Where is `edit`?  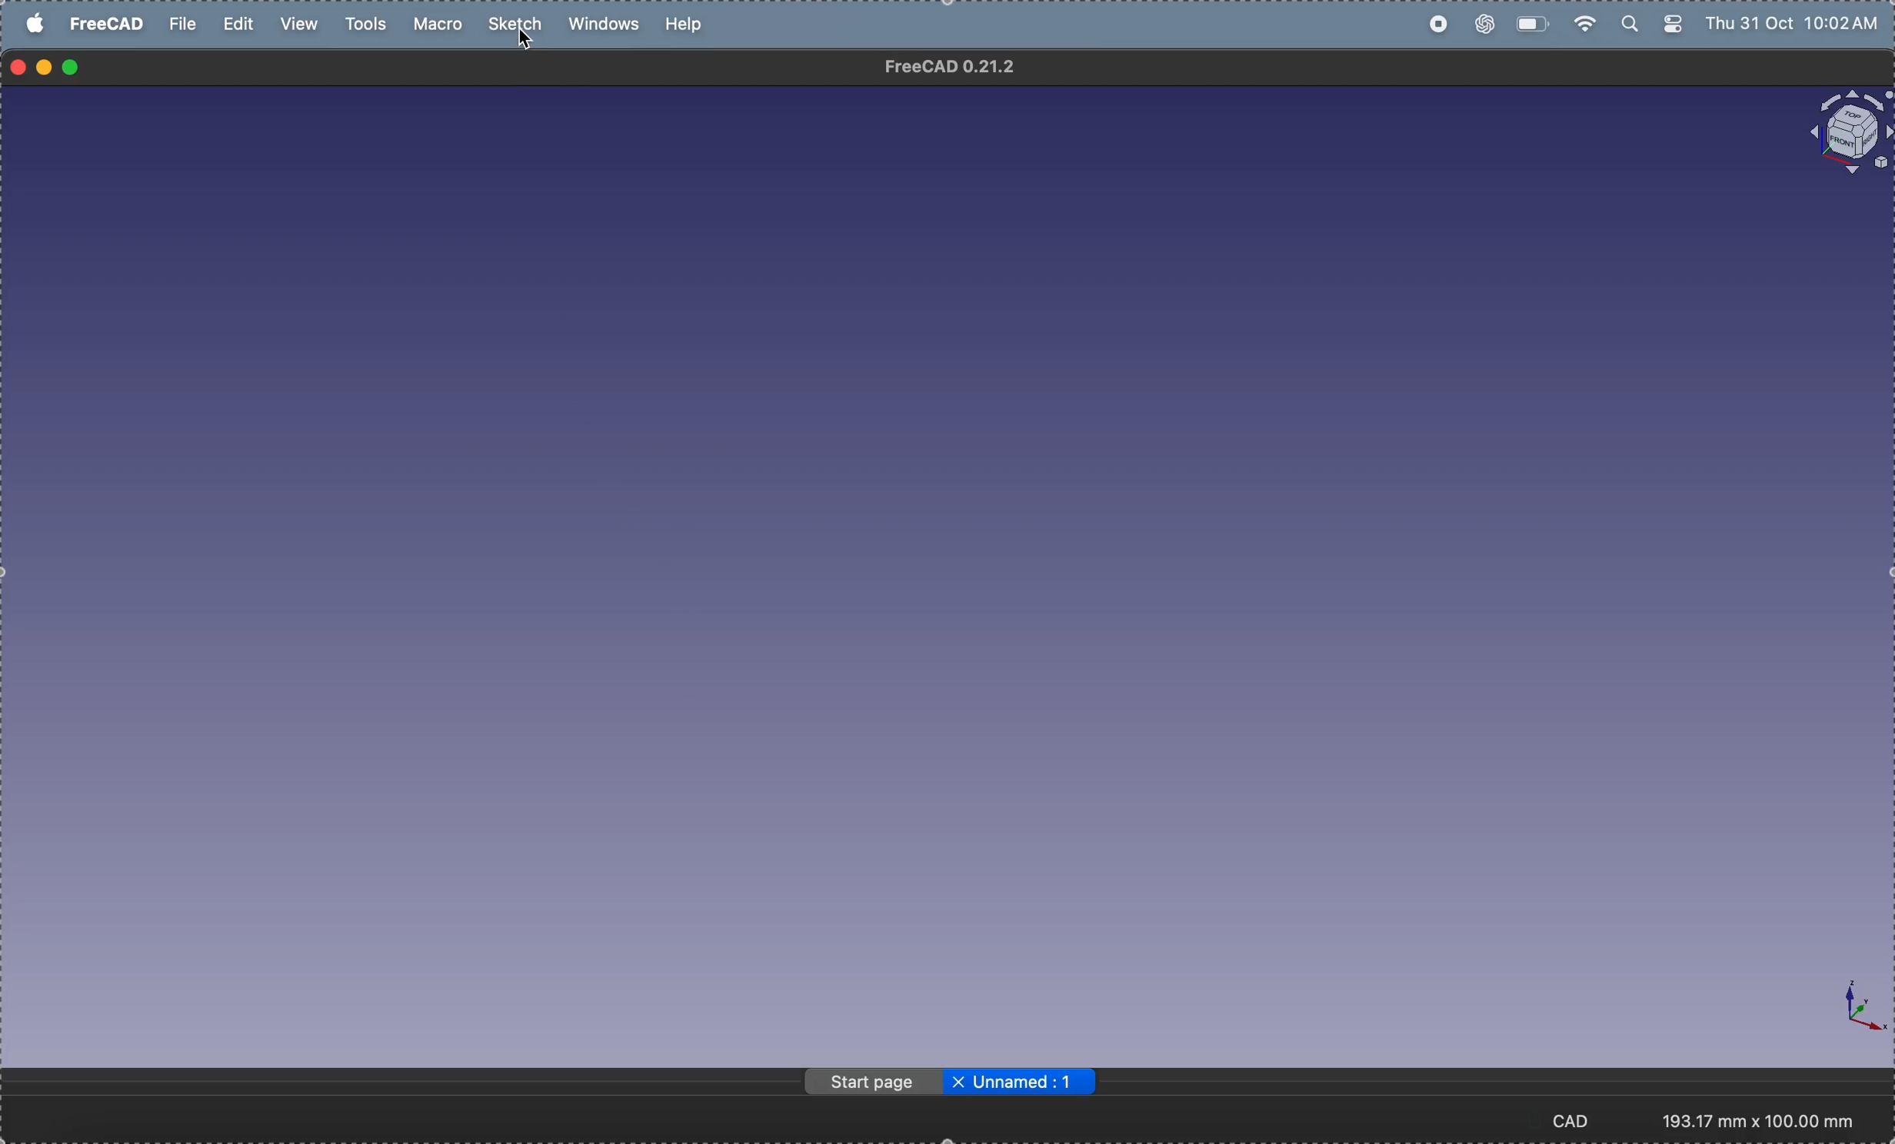
edit is located at coordinates (241, 25).